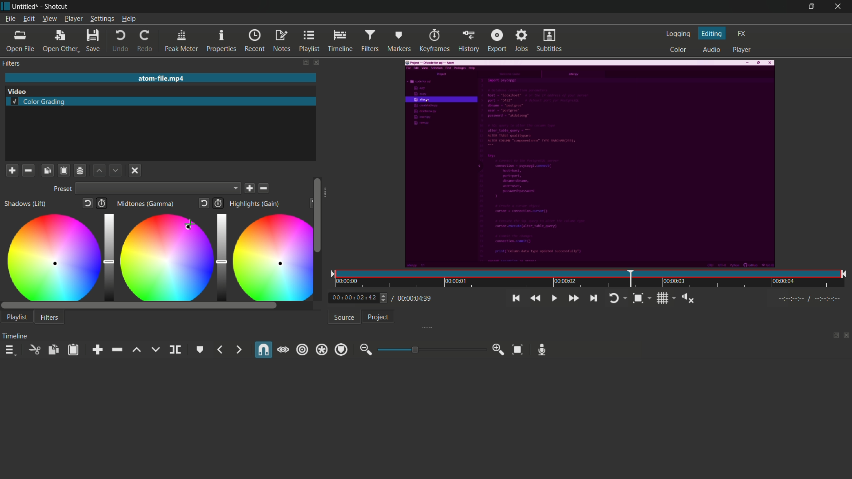 This screenshot has width=852, height=479. I want to click on ripple, so click(302, 349).